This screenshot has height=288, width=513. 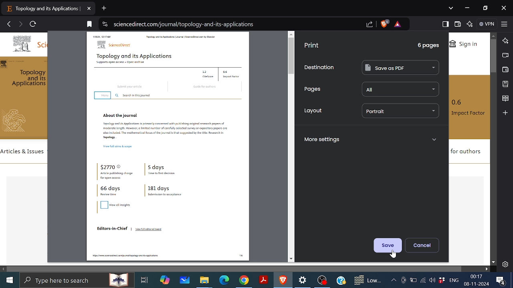 I want to click on menu, so click(x=103, y=95).